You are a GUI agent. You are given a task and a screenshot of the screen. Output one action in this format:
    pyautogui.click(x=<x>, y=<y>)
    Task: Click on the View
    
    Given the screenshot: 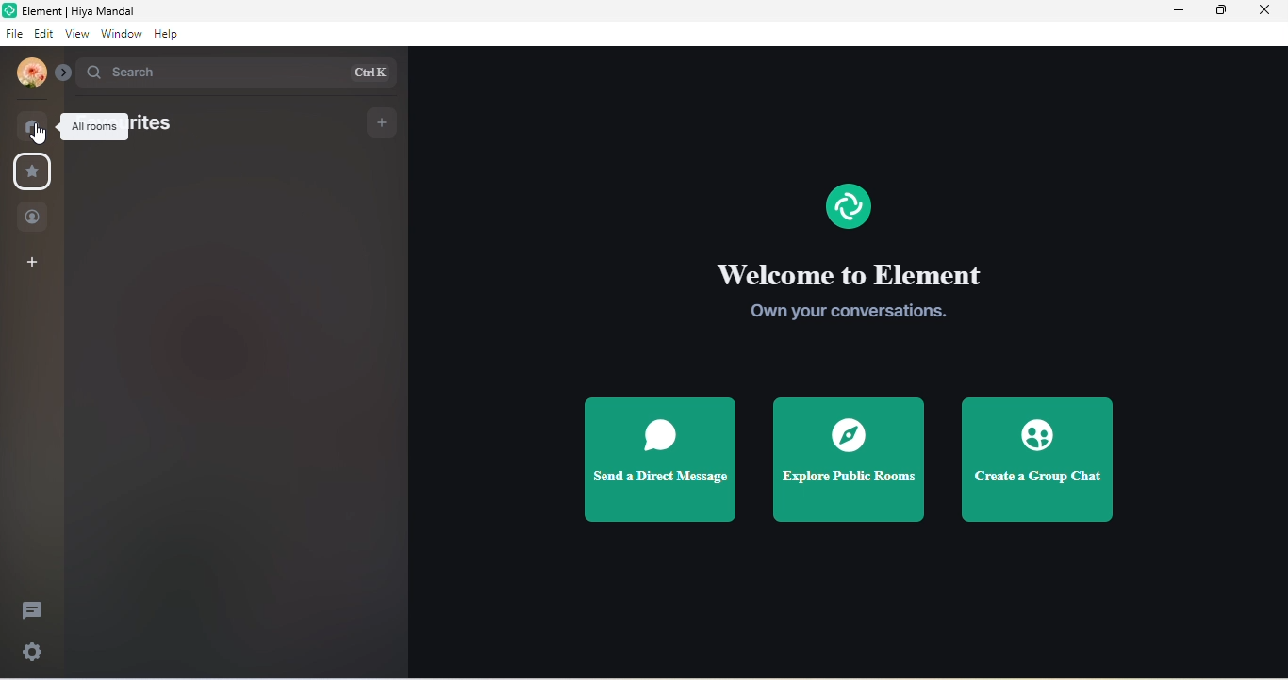 What is the action you would take?
    pyautogui.click(x=76, y=33)
    